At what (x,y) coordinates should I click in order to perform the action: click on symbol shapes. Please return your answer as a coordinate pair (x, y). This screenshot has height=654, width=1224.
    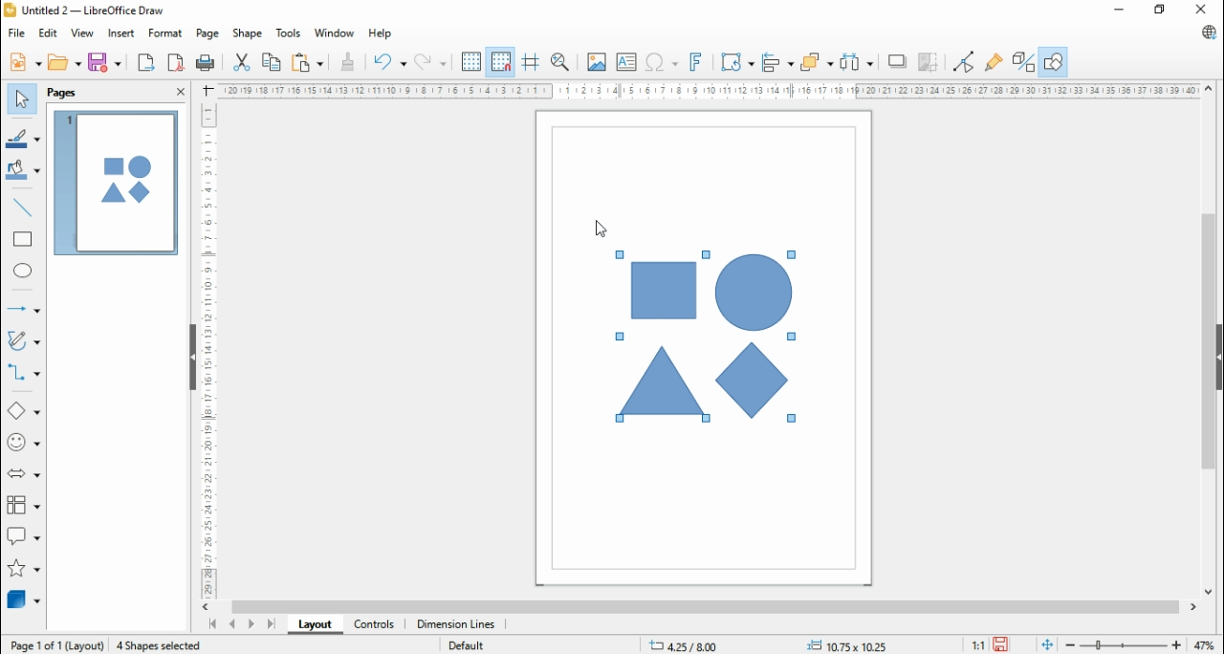
    Looking at the image, I should click on (26, 442).